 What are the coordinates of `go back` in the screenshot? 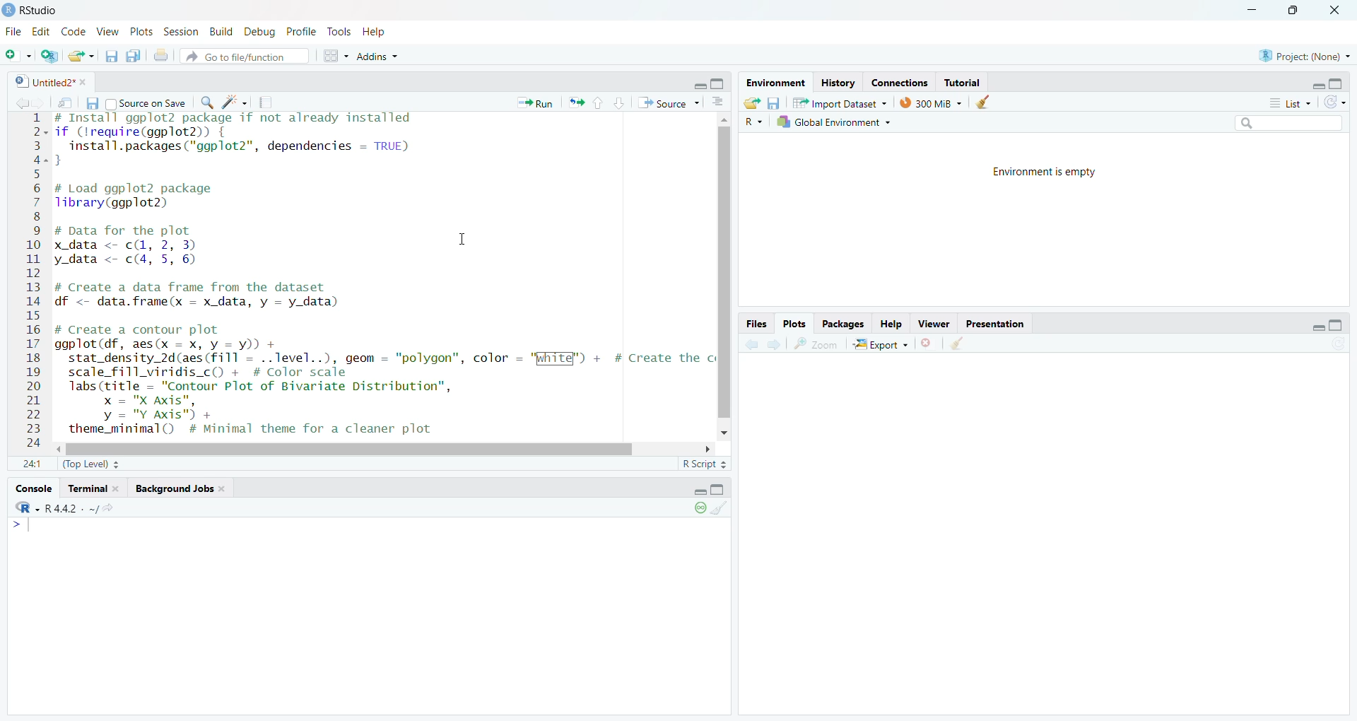 It's located at (747, 344).